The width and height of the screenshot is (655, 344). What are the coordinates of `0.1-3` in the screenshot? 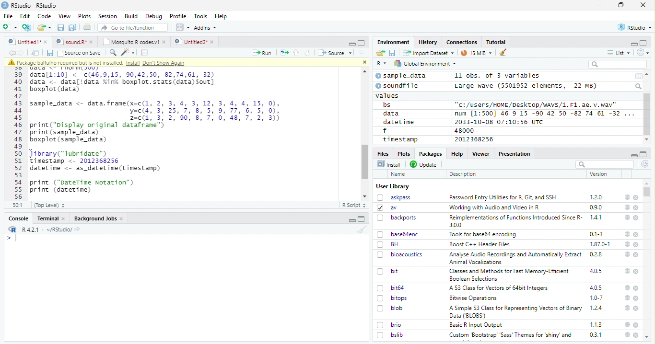 It's located at (598, 234).